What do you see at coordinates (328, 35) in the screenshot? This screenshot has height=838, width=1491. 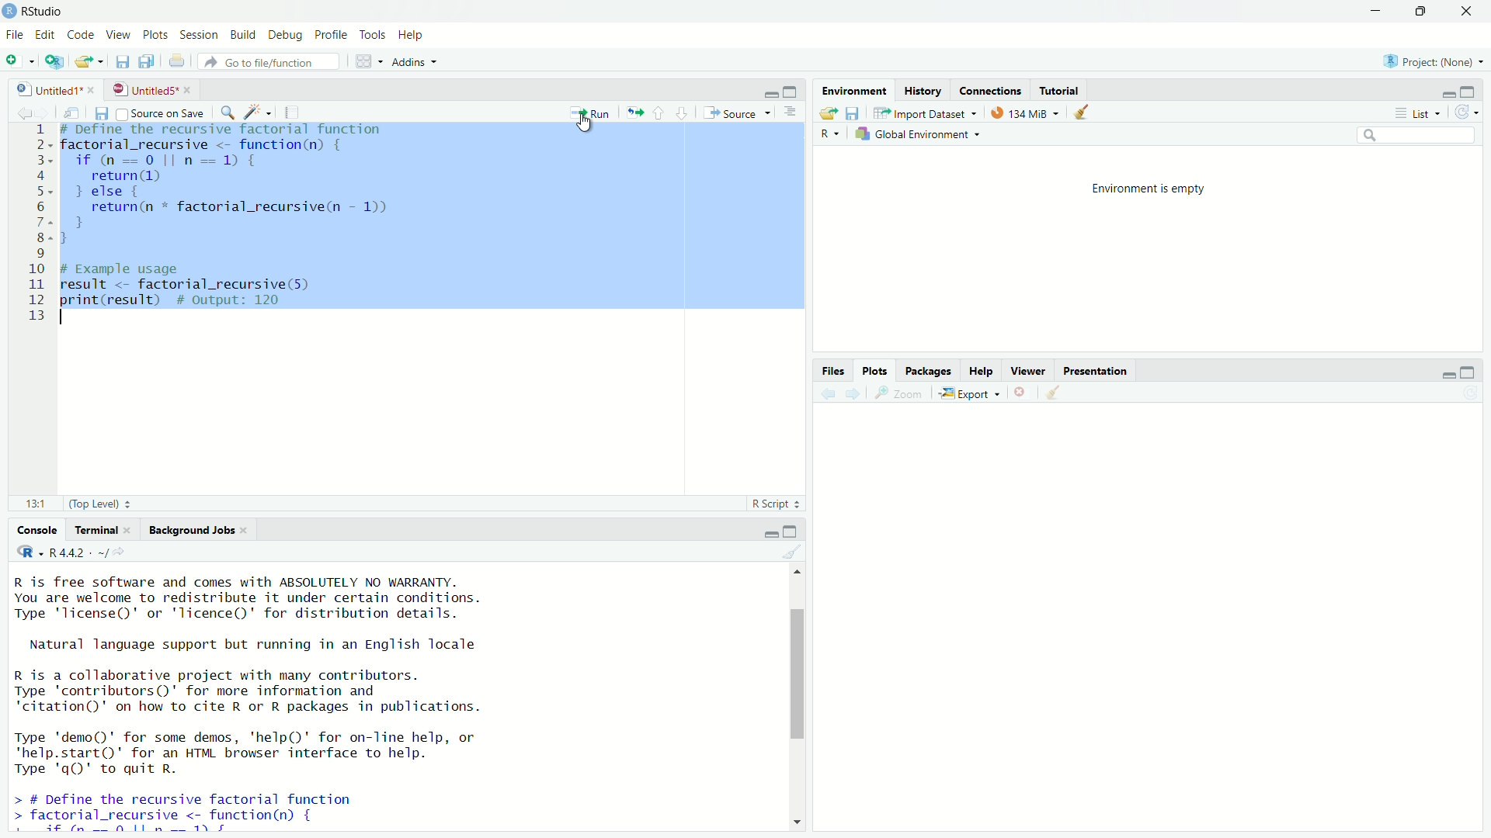 I see `Profile` at bounding box center [328, 35].